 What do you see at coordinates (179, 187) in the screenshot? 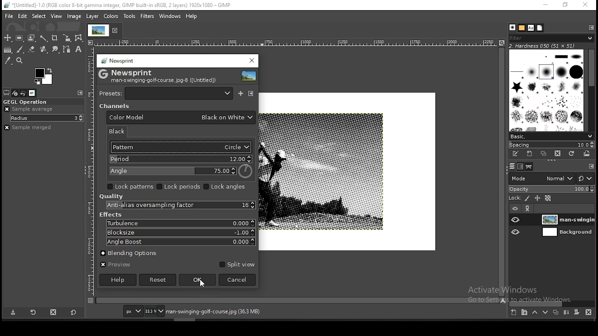
I see `lock periods on/off` at bounding box center [179, 187].